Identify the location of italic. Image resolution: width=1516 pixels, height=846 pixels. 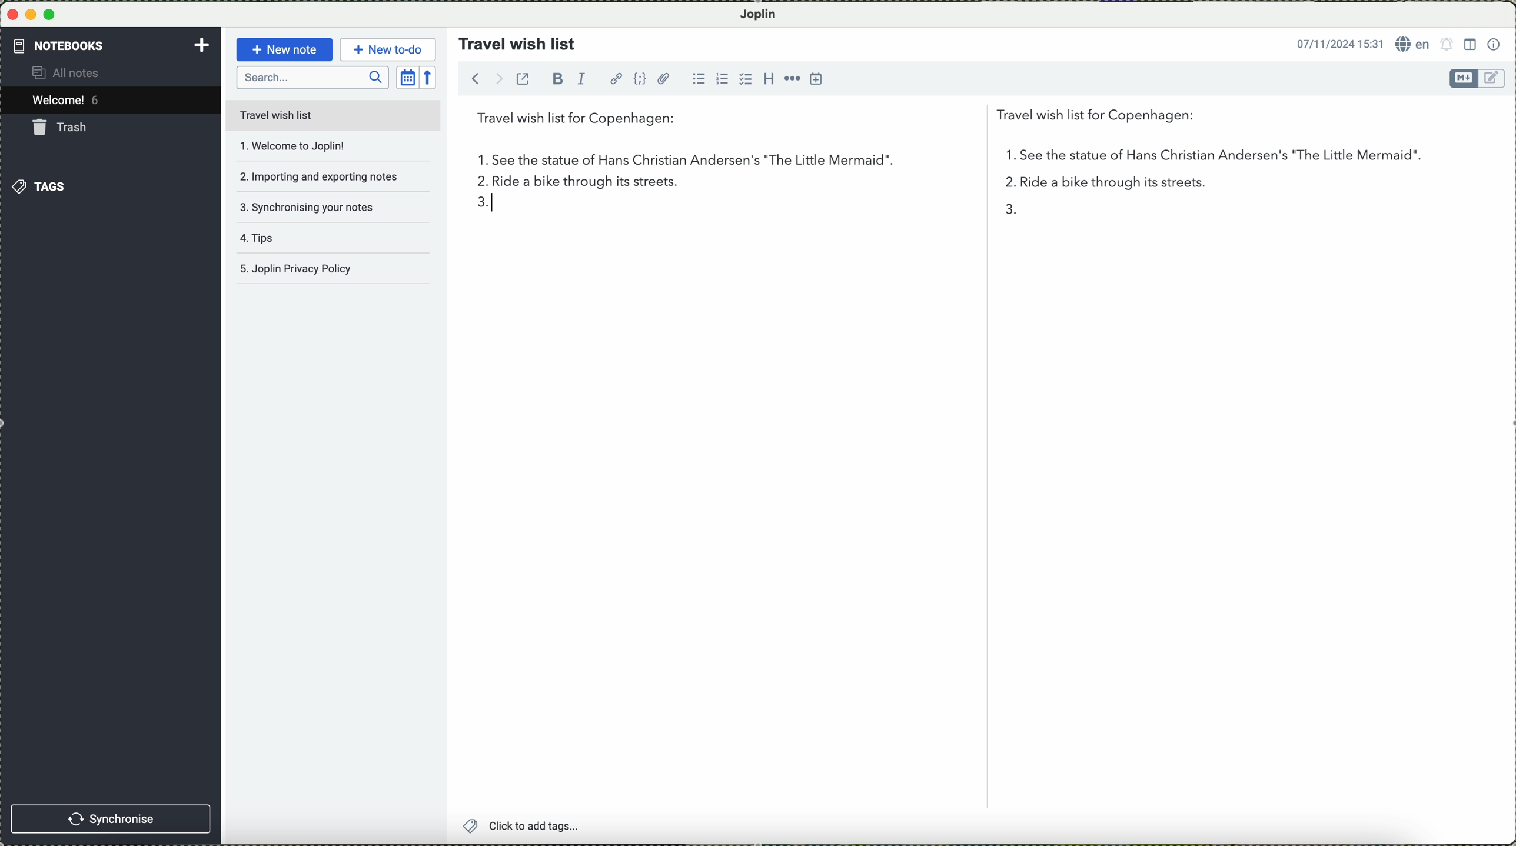
(585, 80).